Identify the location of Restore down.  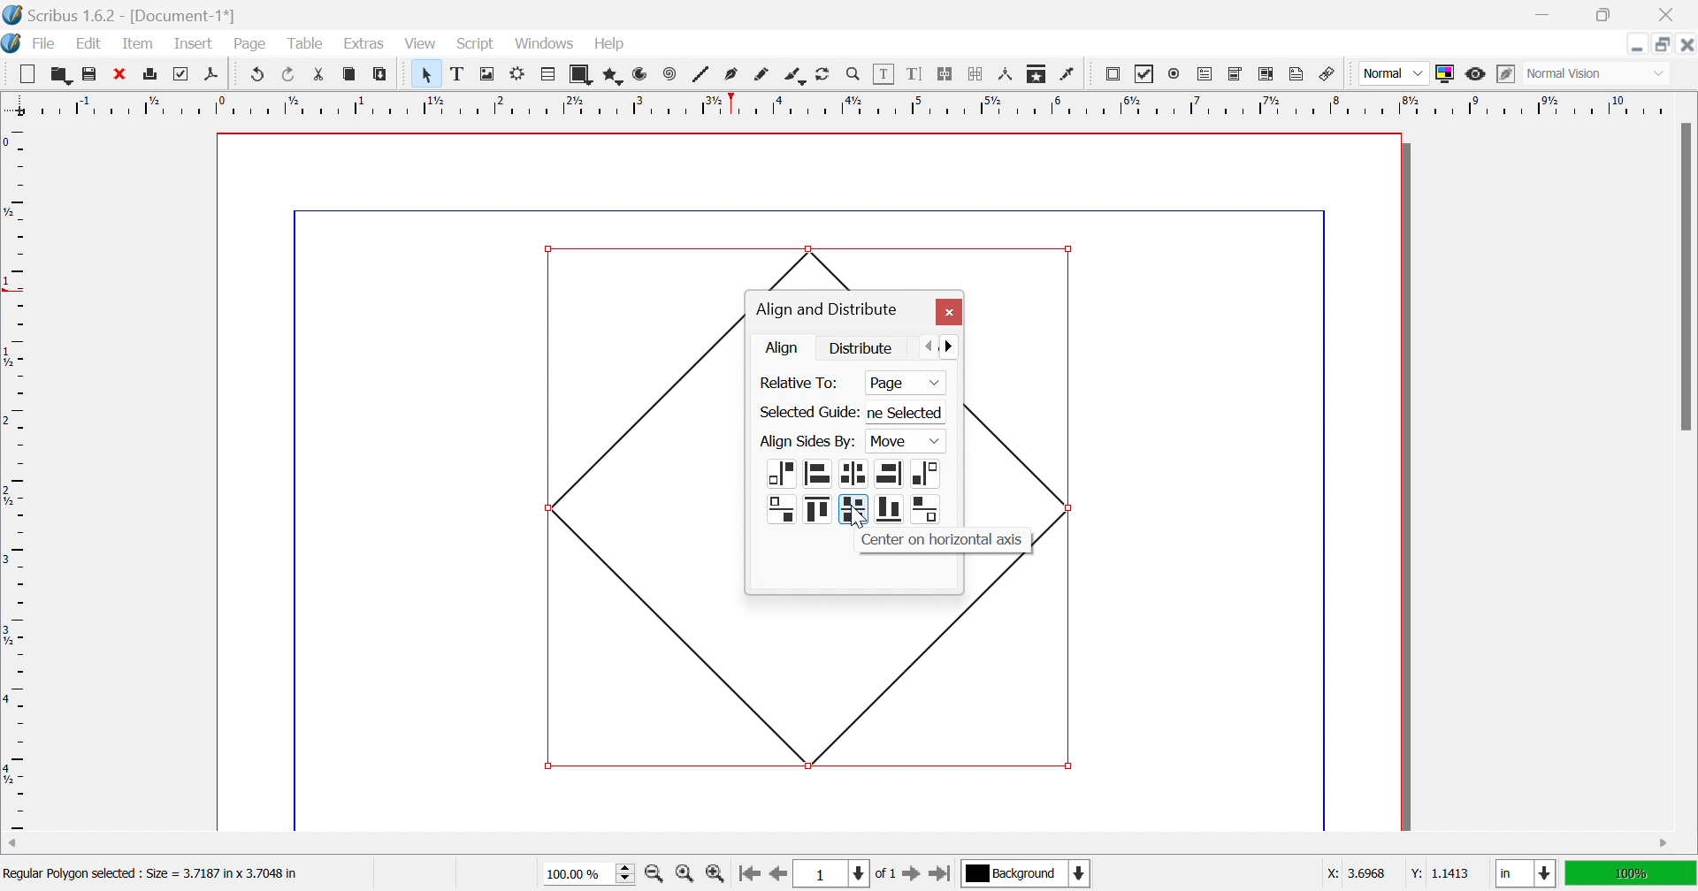
(1664, 44).